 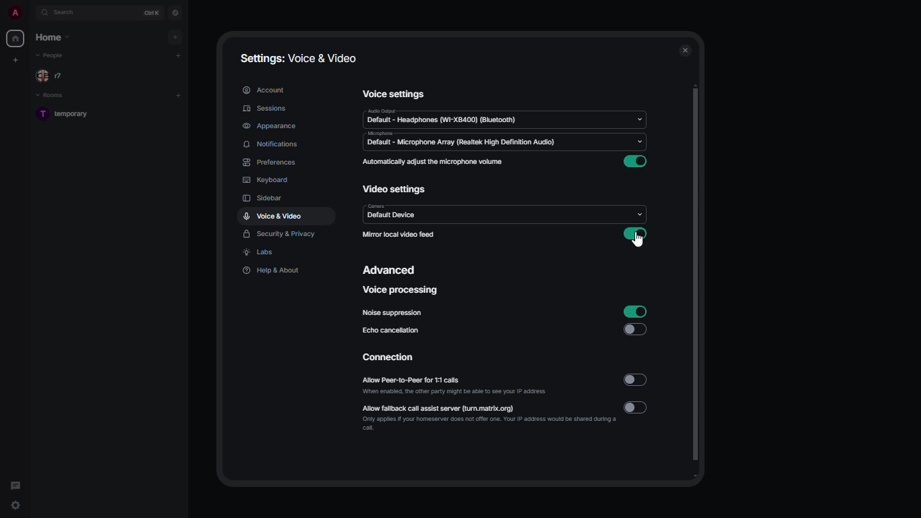 What do you see at coordinates (262, 199) in the screenshot?
I see `sidebar` at bounding box center [262, 199].